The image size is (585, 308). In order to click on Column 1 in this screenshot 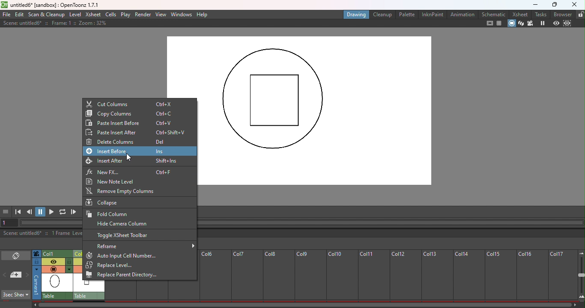, I will do `click(56, 253)`.